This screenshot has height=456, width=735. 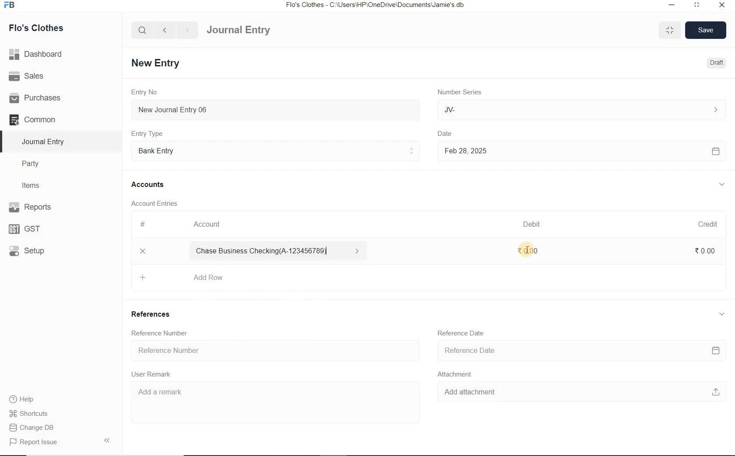 I want to click on Purchases, so click(x=39, y=97).